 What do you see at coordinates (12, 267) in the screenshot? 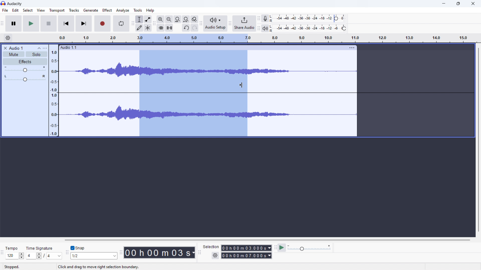
I see `stopped.` at bounding box center [12, 267].